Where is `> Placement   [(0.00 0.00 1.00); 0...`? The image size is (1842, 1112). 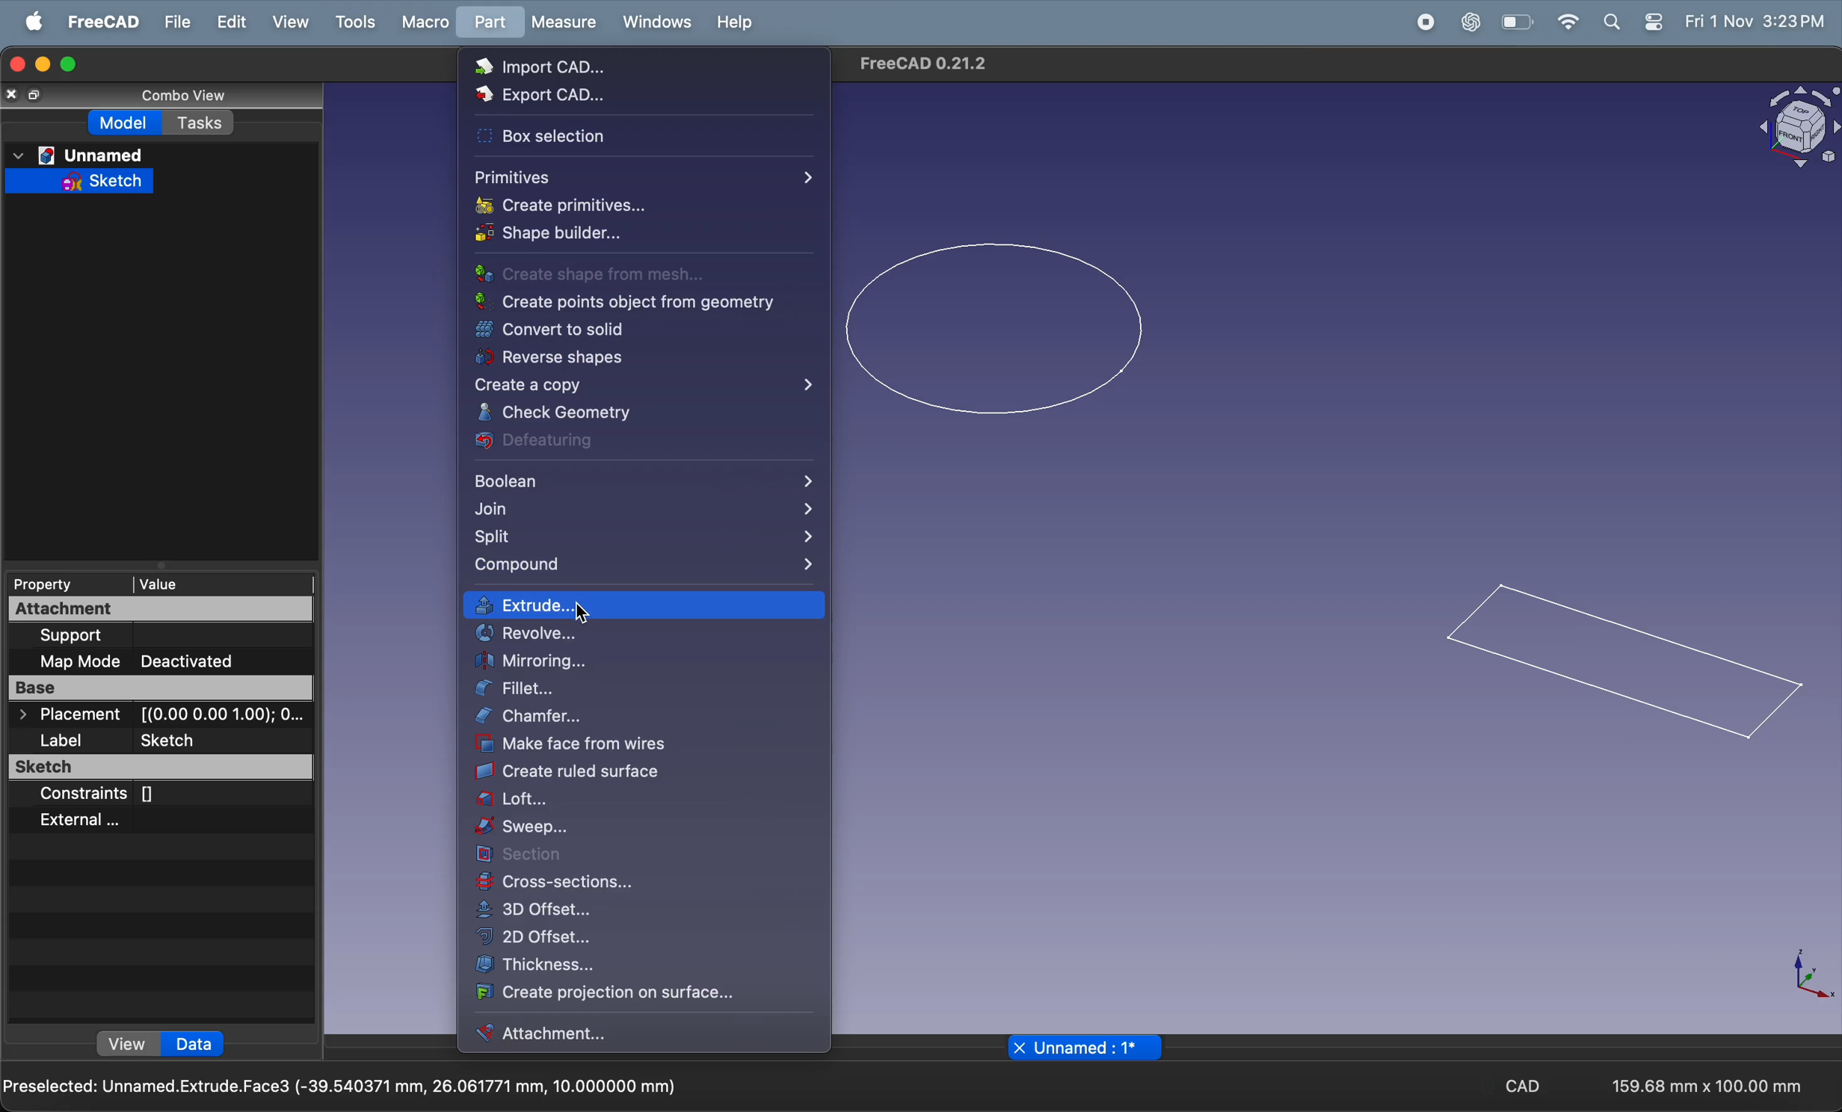 > Placement   [(0.00 0.00 1.00); 0... is located at coordinates (161, 715).